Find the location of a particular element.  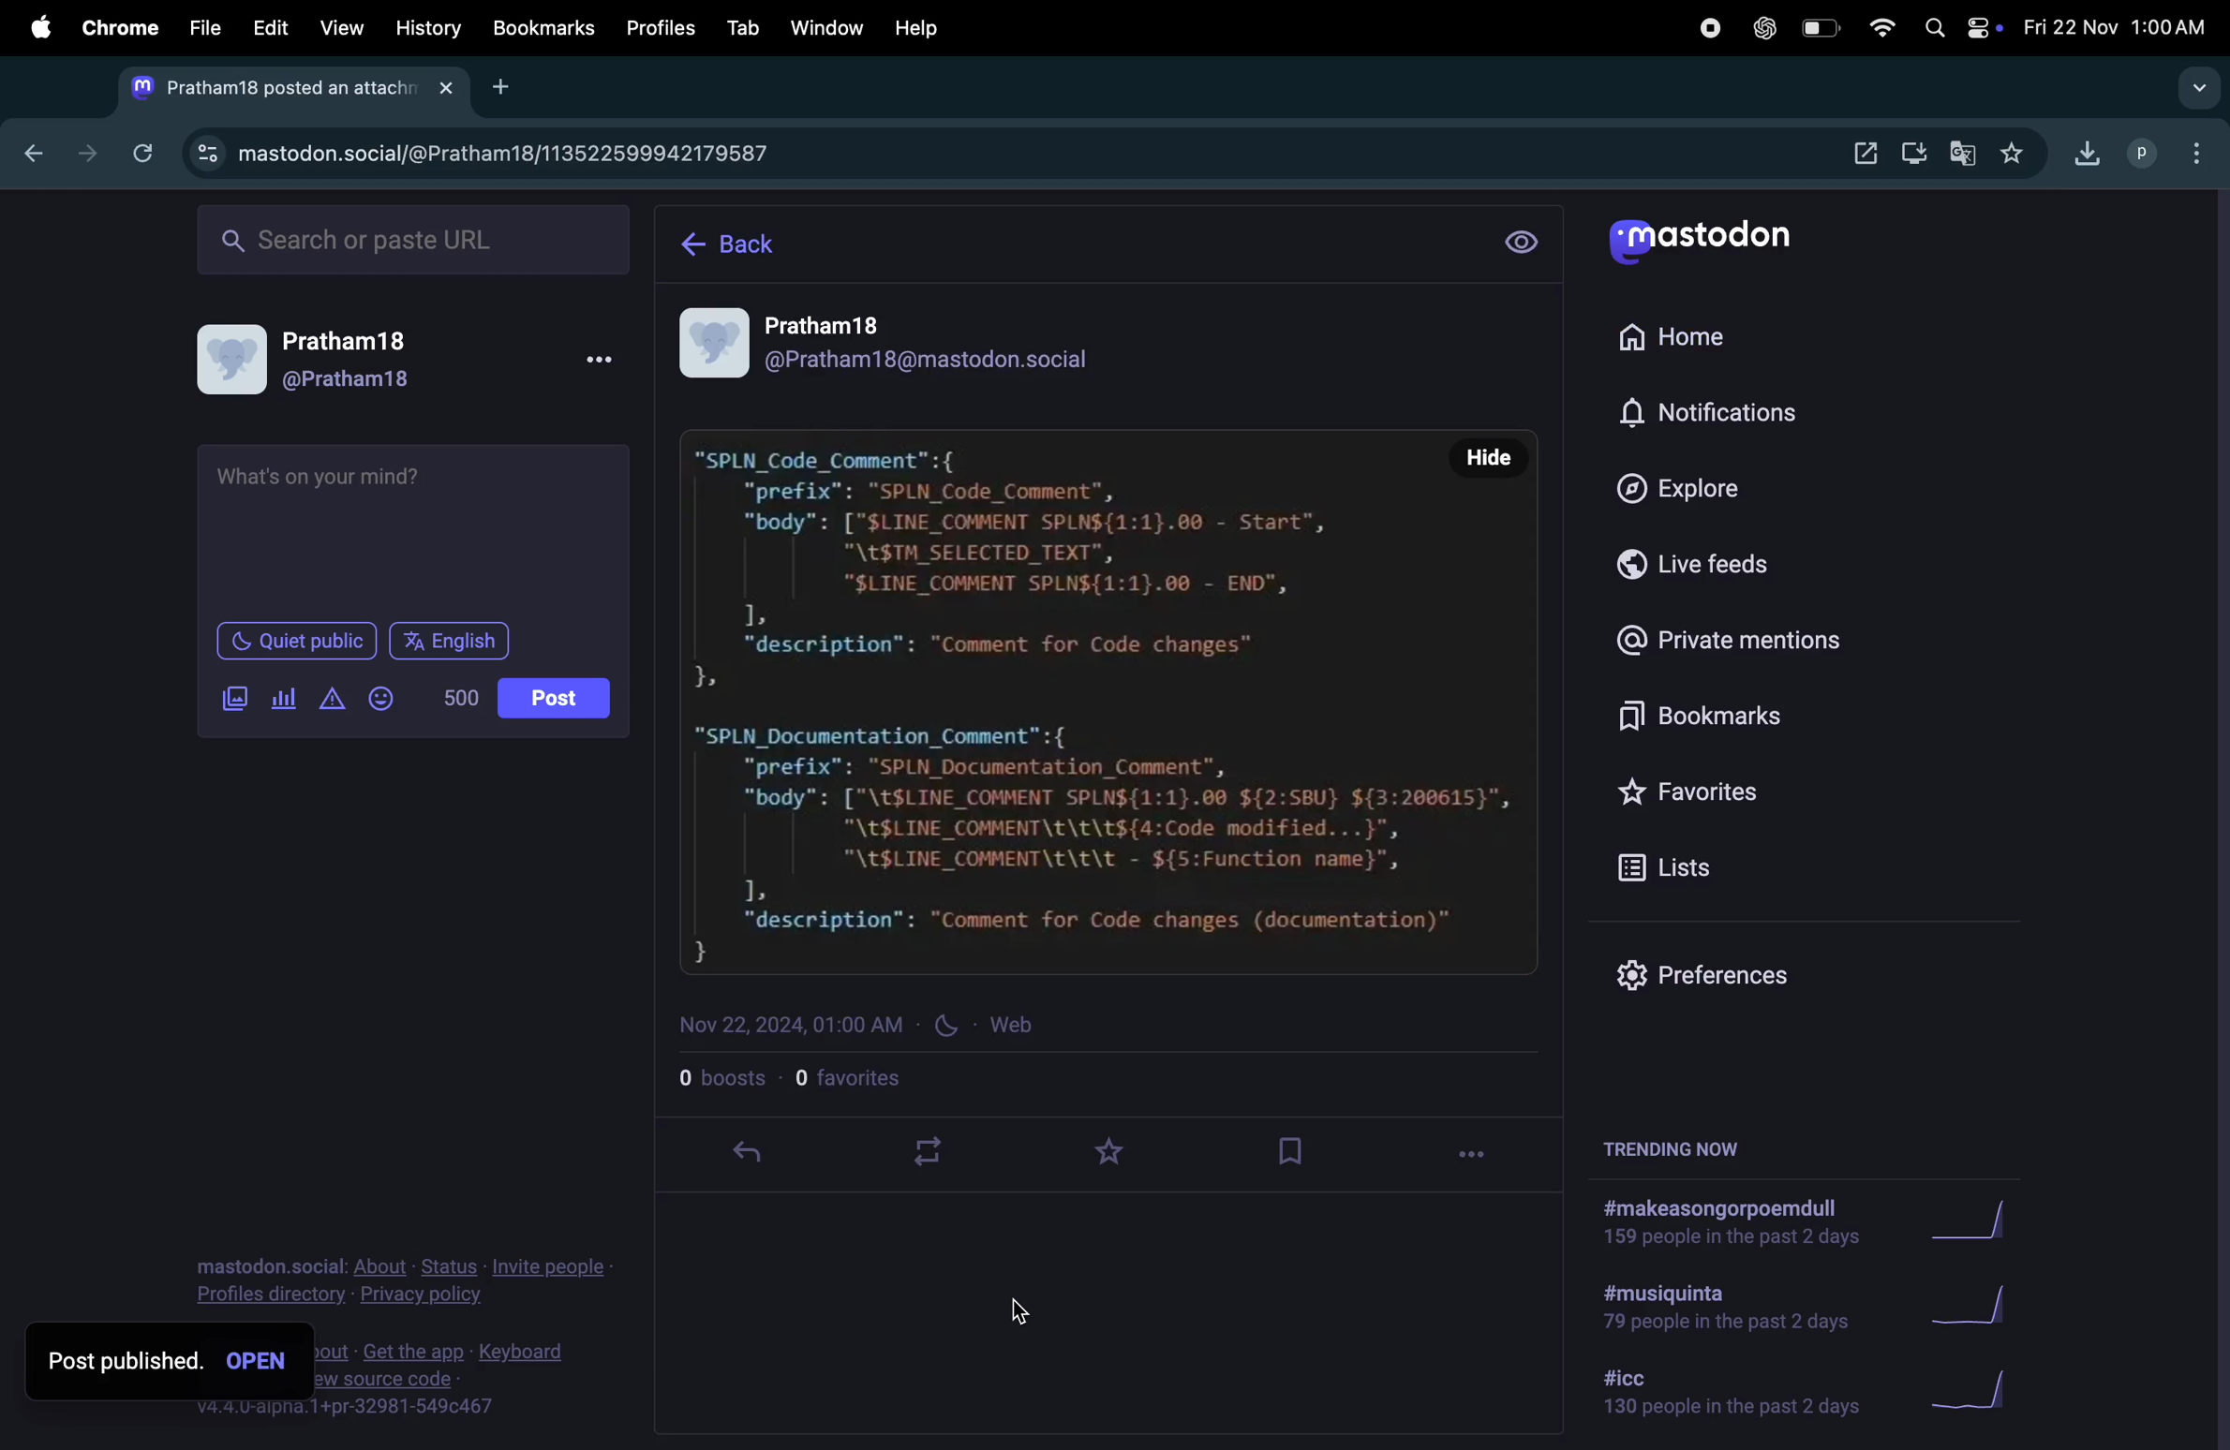

source code is located at coordinates (386, 1378).